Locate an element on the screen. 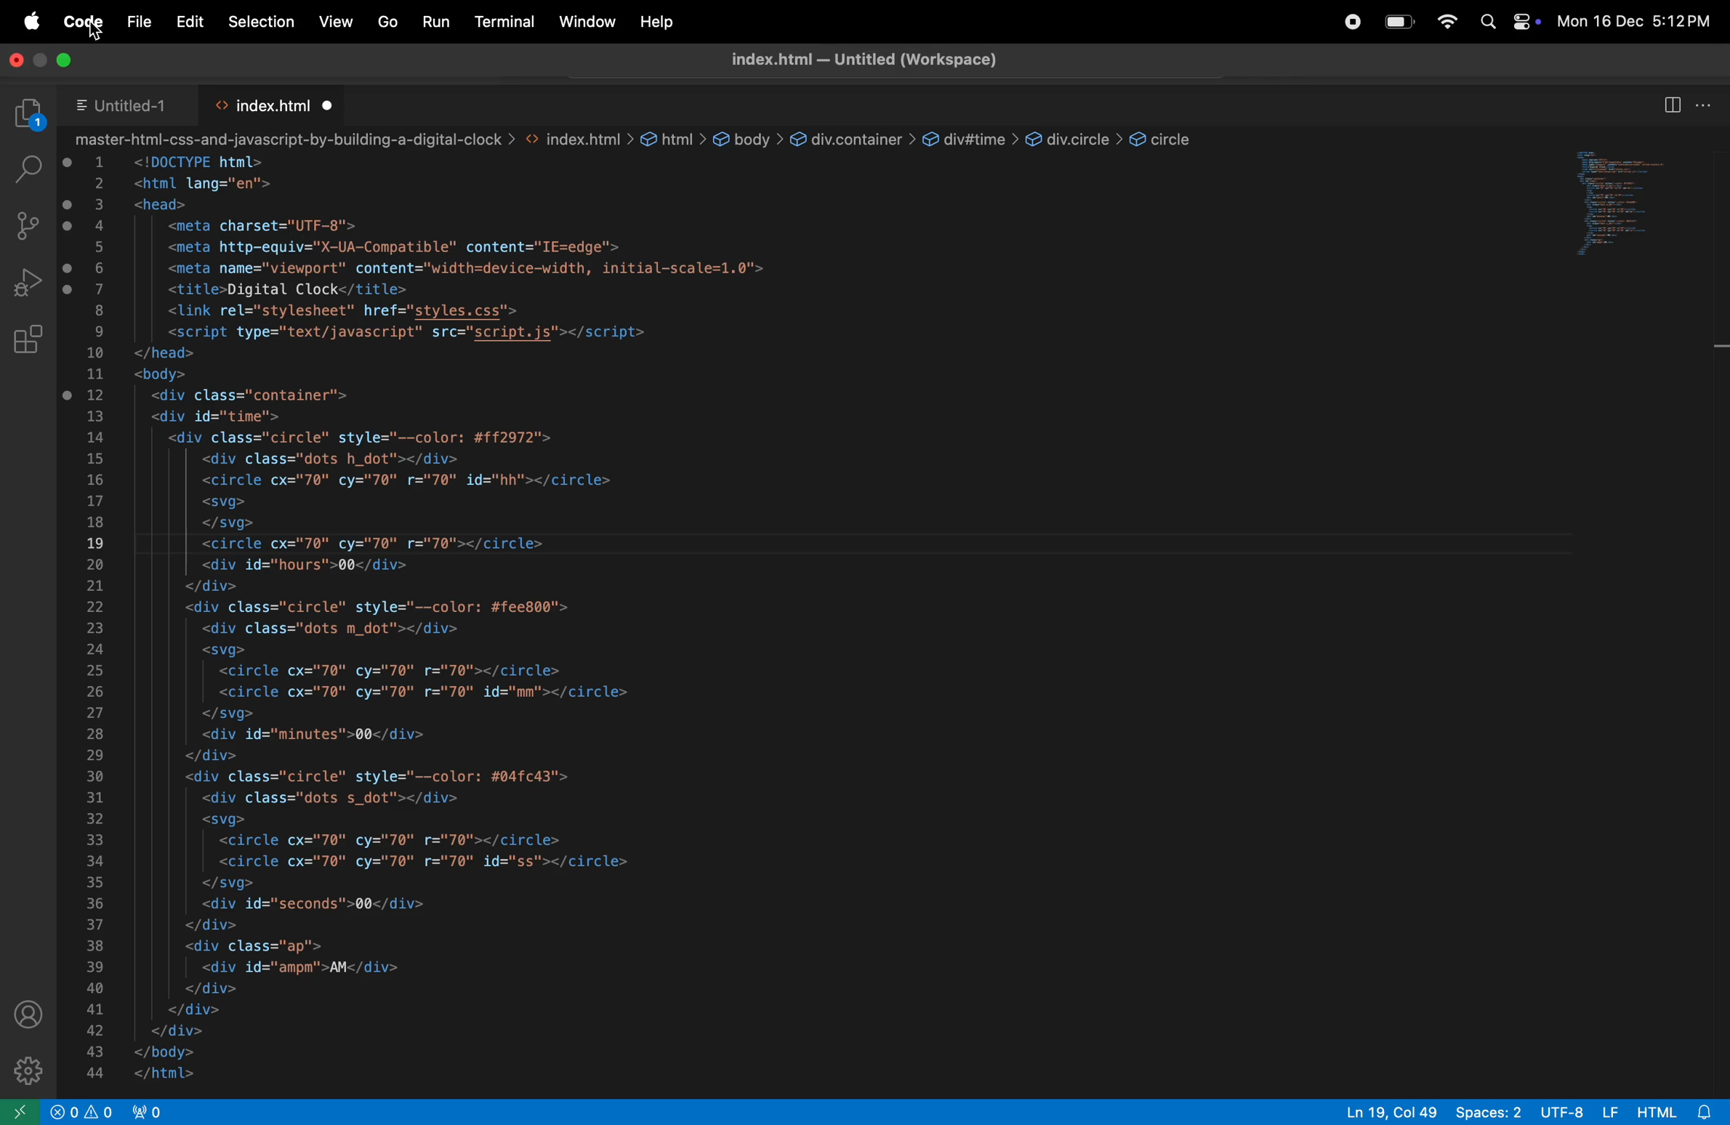  </svg> is located at coordinates (230, 714).